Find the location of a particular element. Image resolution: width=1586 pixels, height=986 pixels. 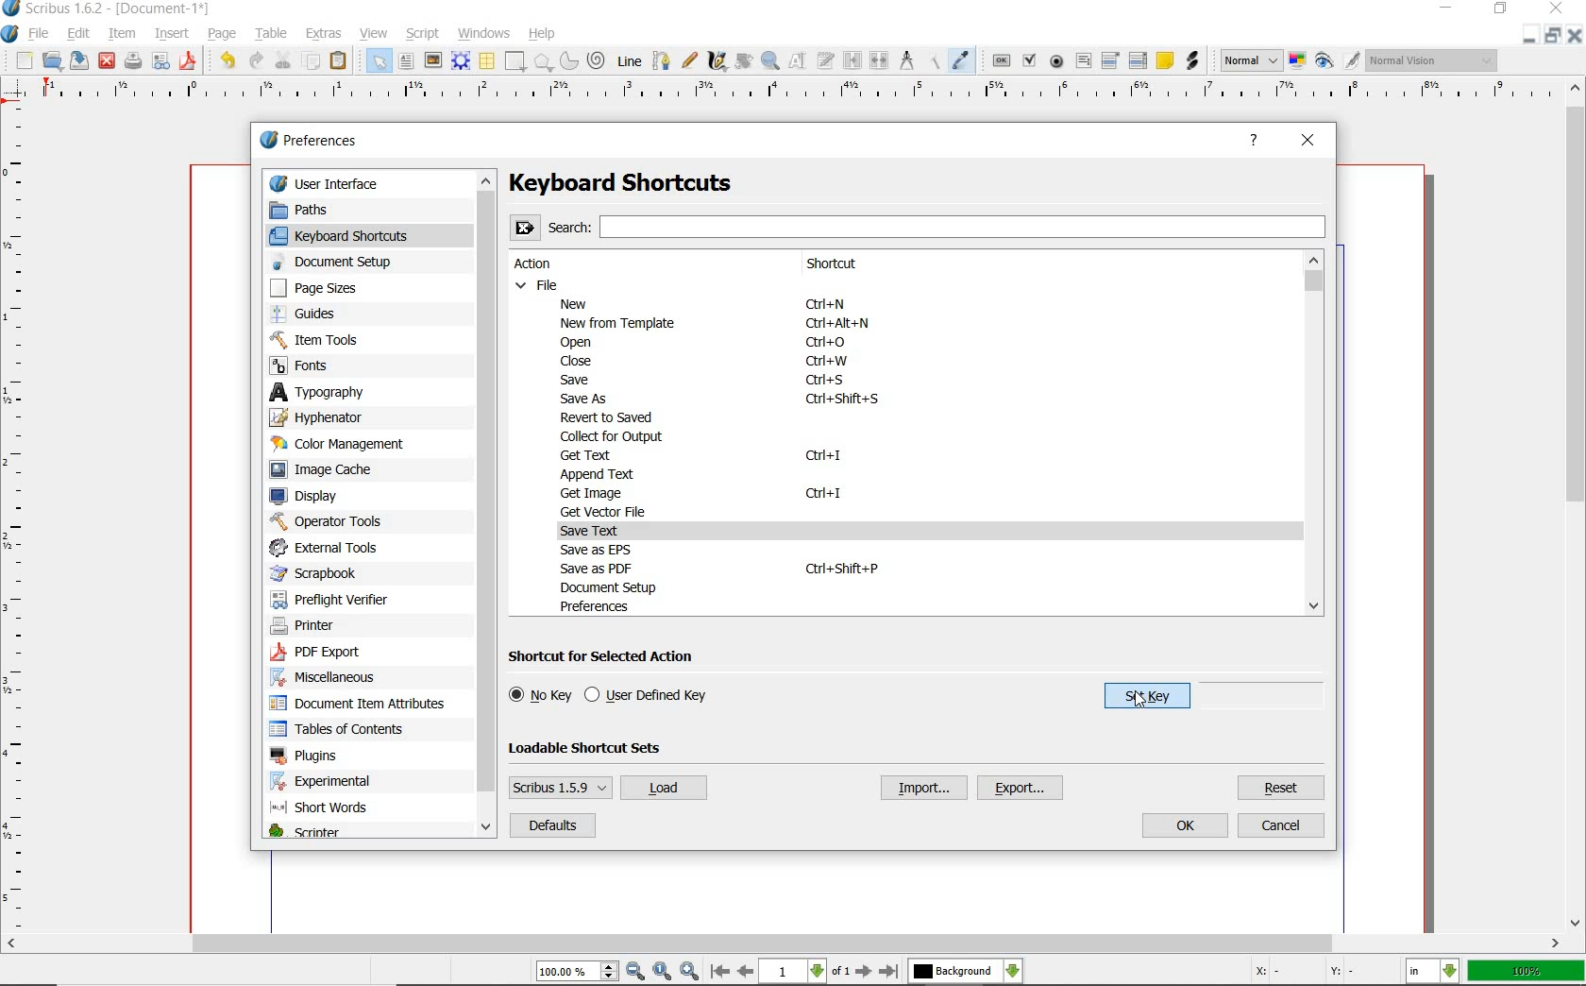

ruler is located at coordinates (794, 95).